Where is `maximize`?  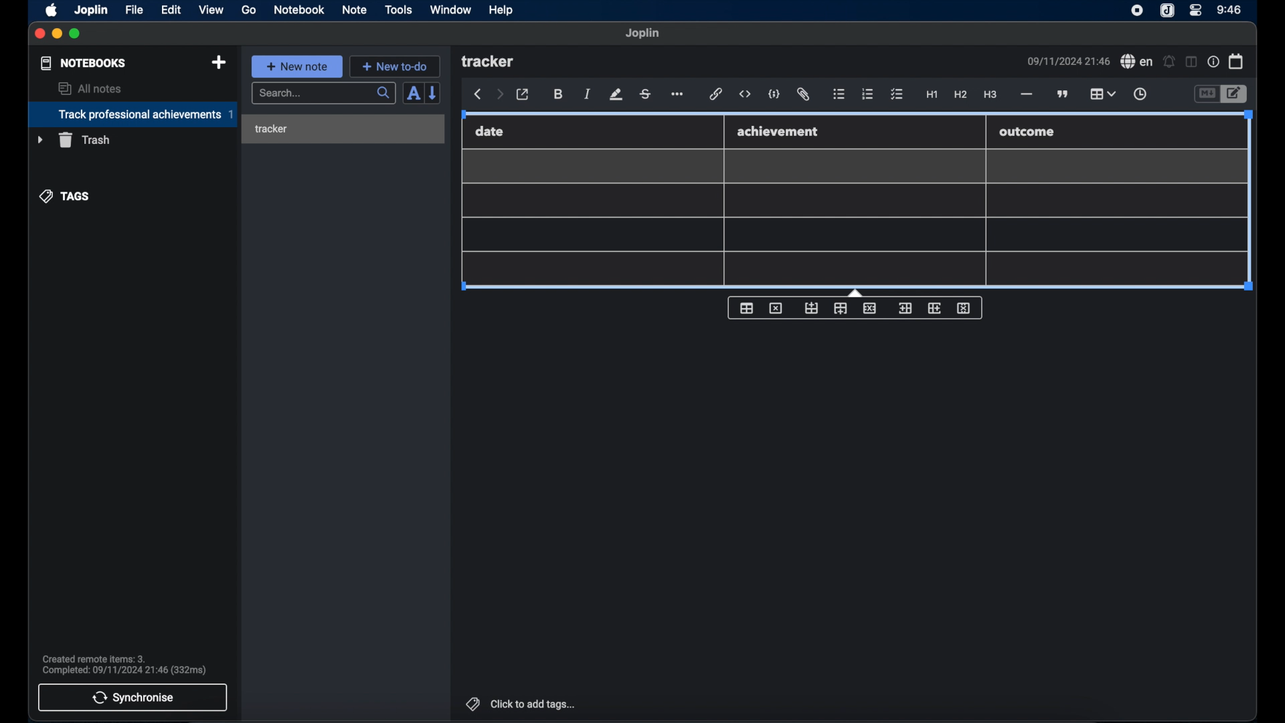
maximize is located at coordinates (76, 34).